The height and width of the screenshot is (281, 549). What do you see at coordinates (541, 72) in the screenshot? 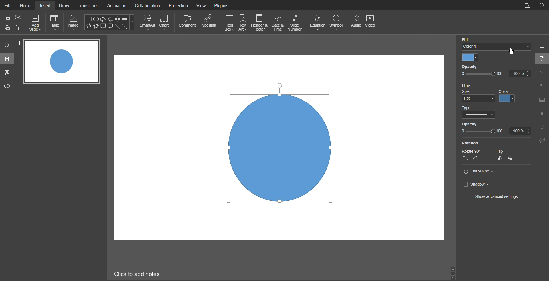
I see `Image Settings` at bounding box center [541, 72].